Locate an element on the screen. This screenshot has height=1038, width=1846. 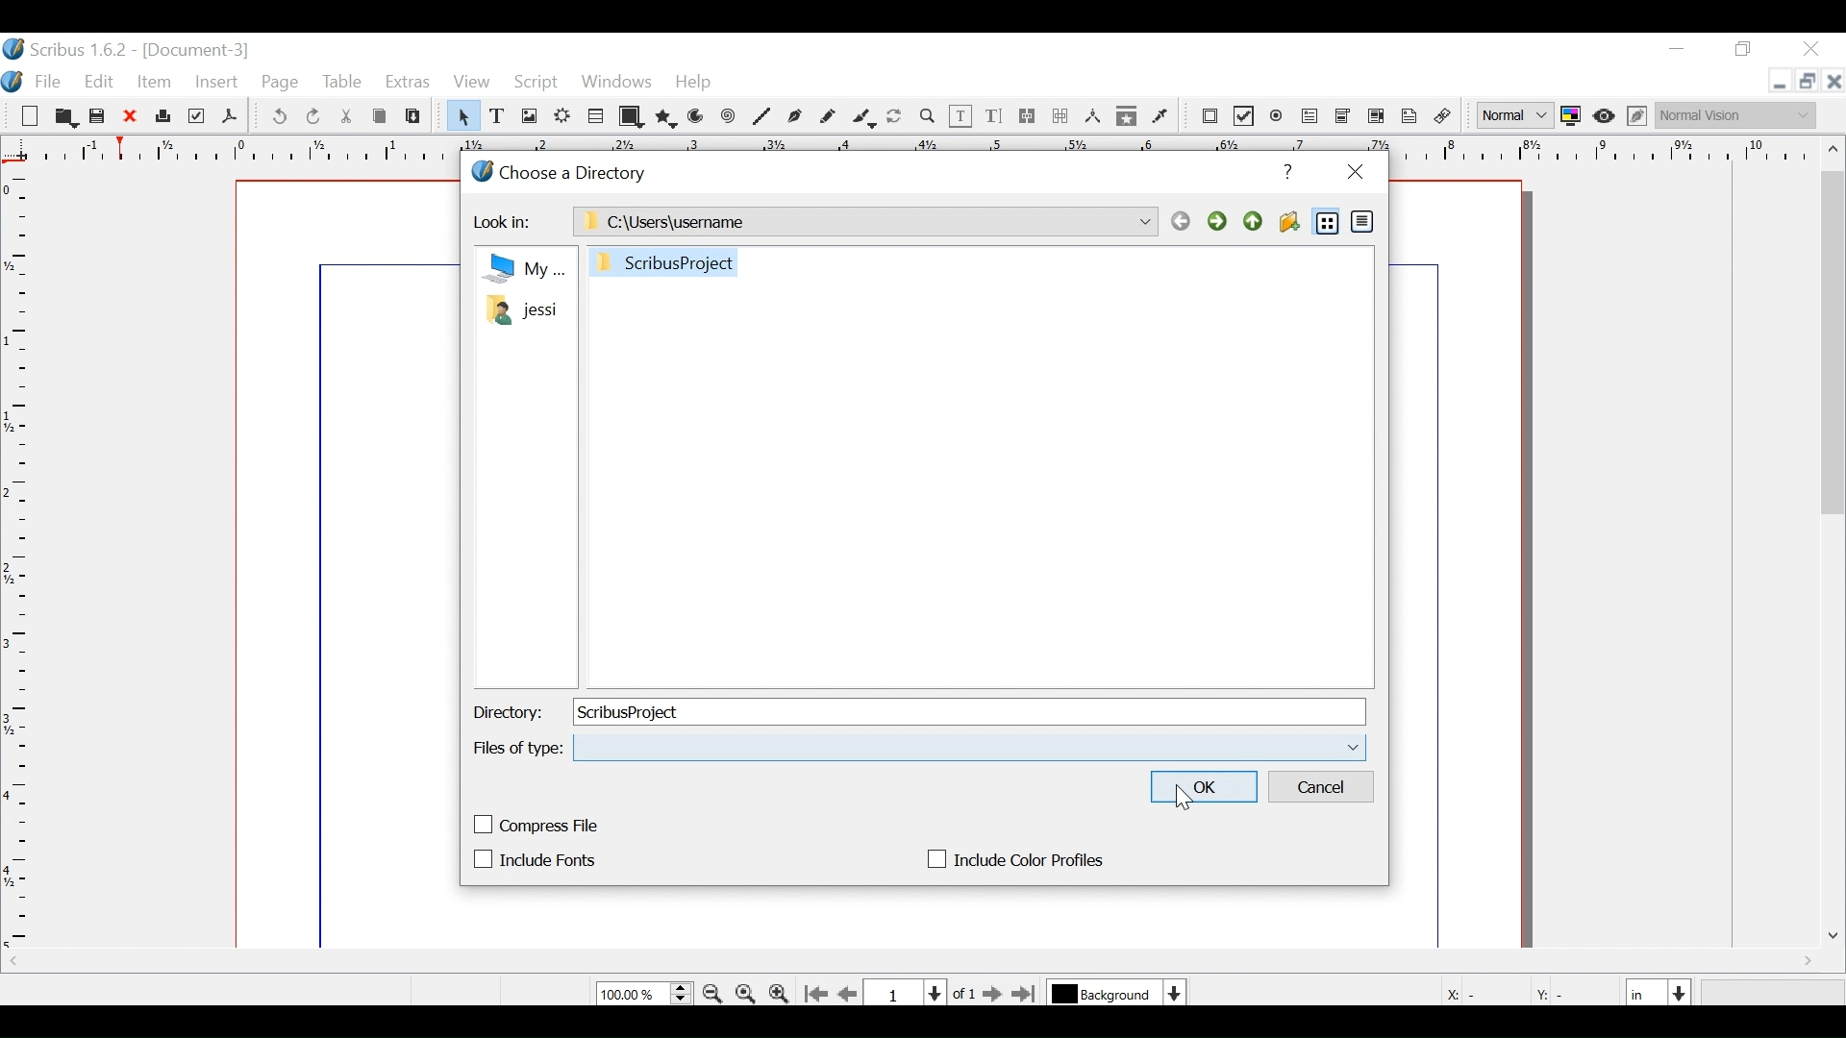
Save is located at coordinates (99, 116).